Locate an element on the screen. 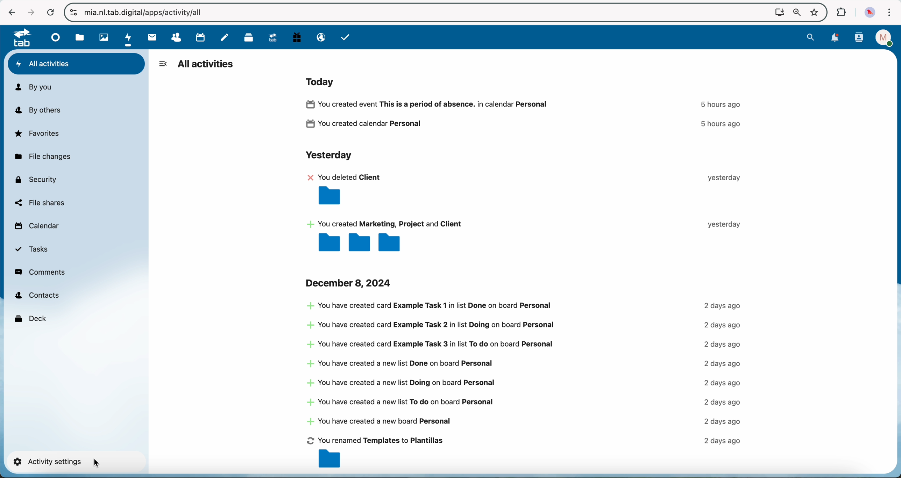  tab logo is located at coordinates (19, 38).